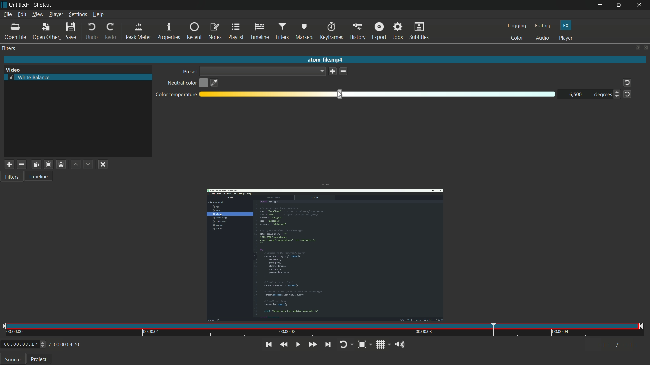 The width and height of the screenshot is (650, 365). Describe the element at coordinates (517, 26) in the screenshot. I see `logging` at that location.